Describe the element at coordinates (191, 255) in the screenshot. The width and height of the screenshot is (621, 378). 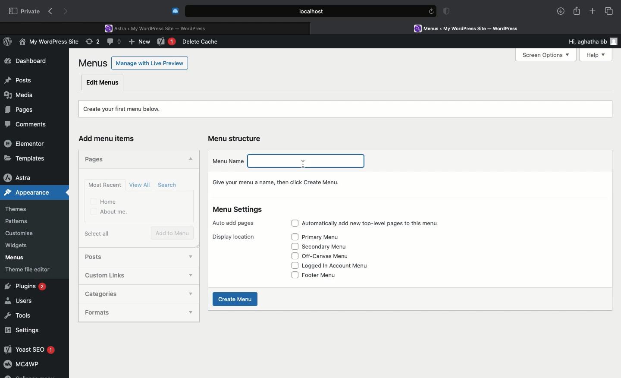
I see `Show` at that location.